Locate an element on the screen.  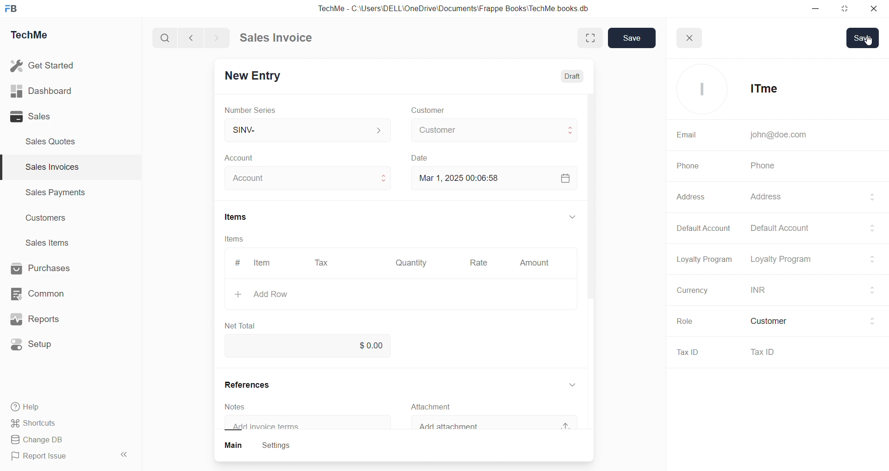
ull Dashboard is located at coordinates (46, 91).